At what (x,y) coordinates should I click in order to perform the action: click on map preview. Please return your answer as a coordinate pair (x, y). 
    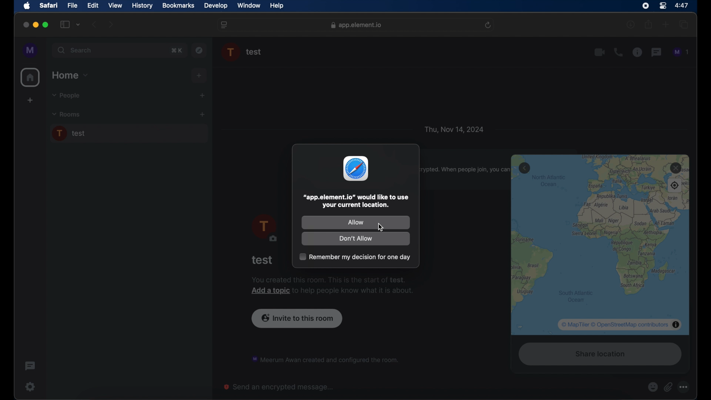
    Looking at the image, I should click on (601, 245).